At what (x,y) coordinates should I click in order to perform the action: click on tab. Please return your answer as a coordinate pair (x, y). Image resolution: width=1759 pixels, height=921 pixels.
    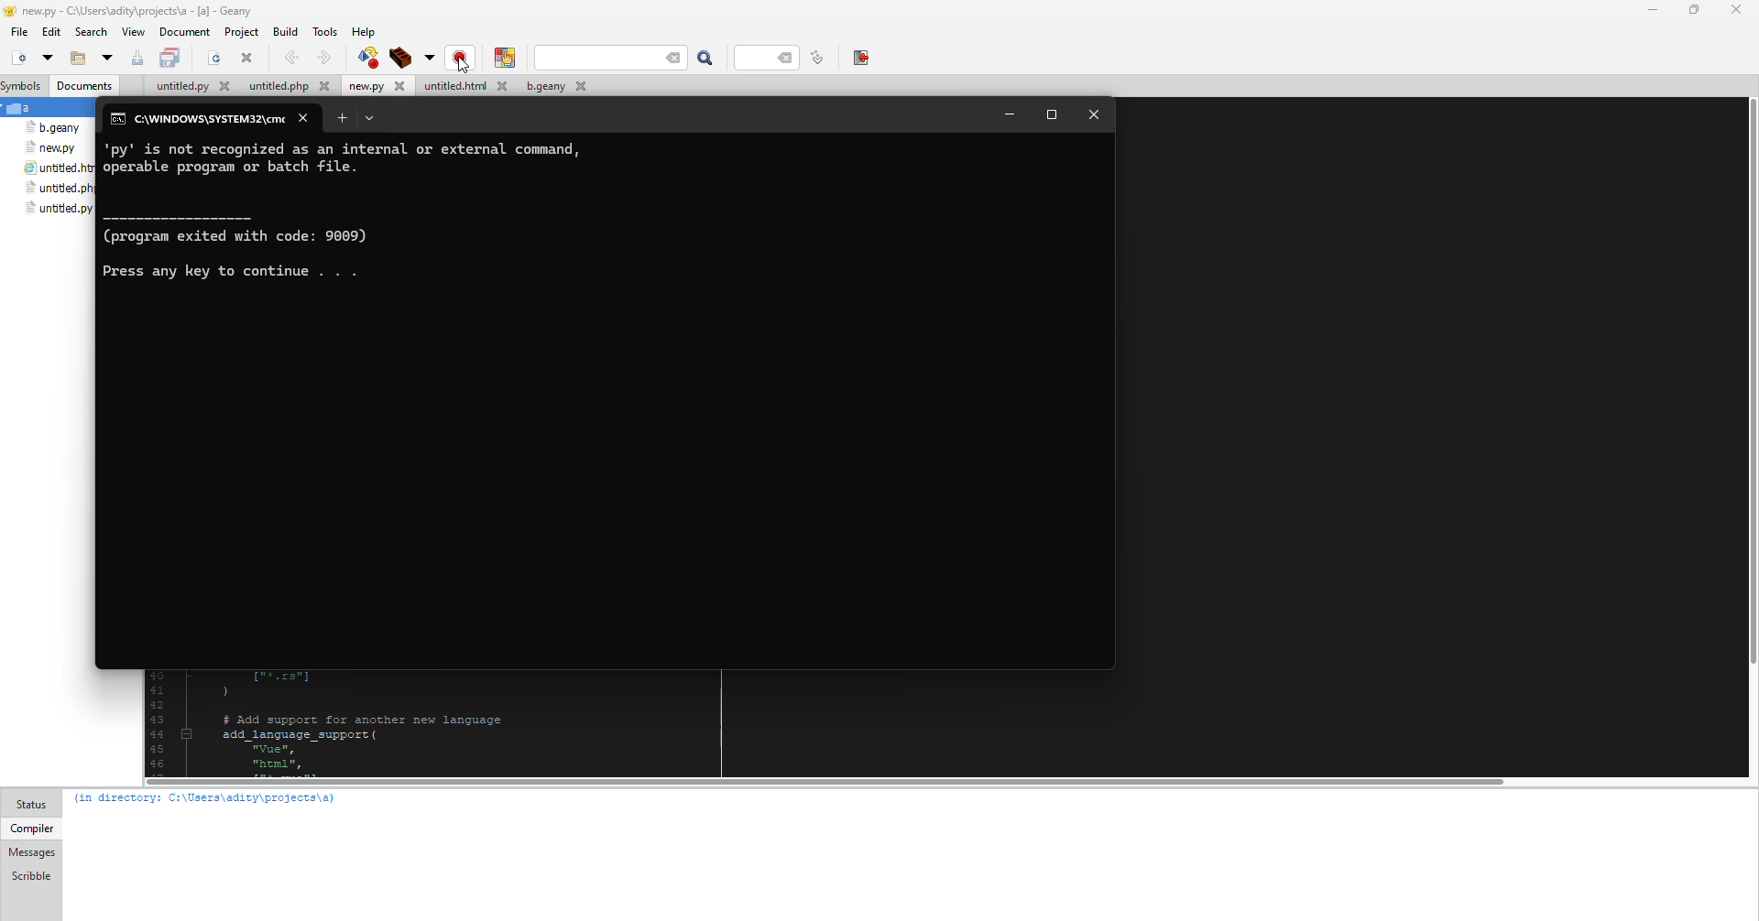
    Looking at the image, I should click on (370, 118).